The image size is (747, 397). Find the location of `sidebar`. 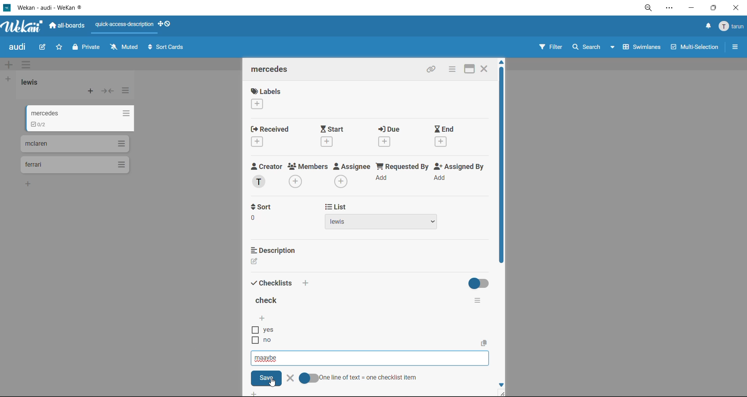

sidebar is located at coordinates (735, 47).